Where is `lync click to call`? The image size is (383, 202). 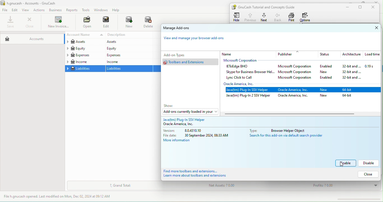 lync click to call is located at coordinates (241, 78).